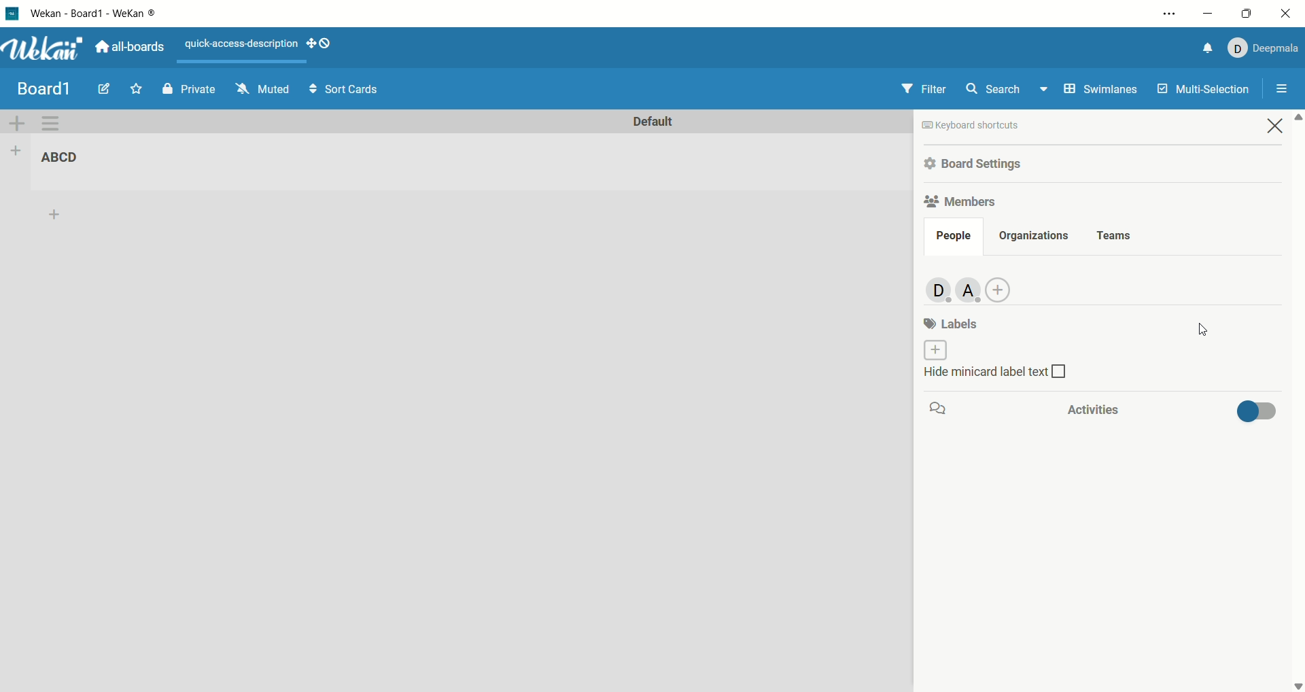  What do you see at coordinates (17, 124) in the screenshot?
I see `add swimlane` at bounding box center [17, 124].